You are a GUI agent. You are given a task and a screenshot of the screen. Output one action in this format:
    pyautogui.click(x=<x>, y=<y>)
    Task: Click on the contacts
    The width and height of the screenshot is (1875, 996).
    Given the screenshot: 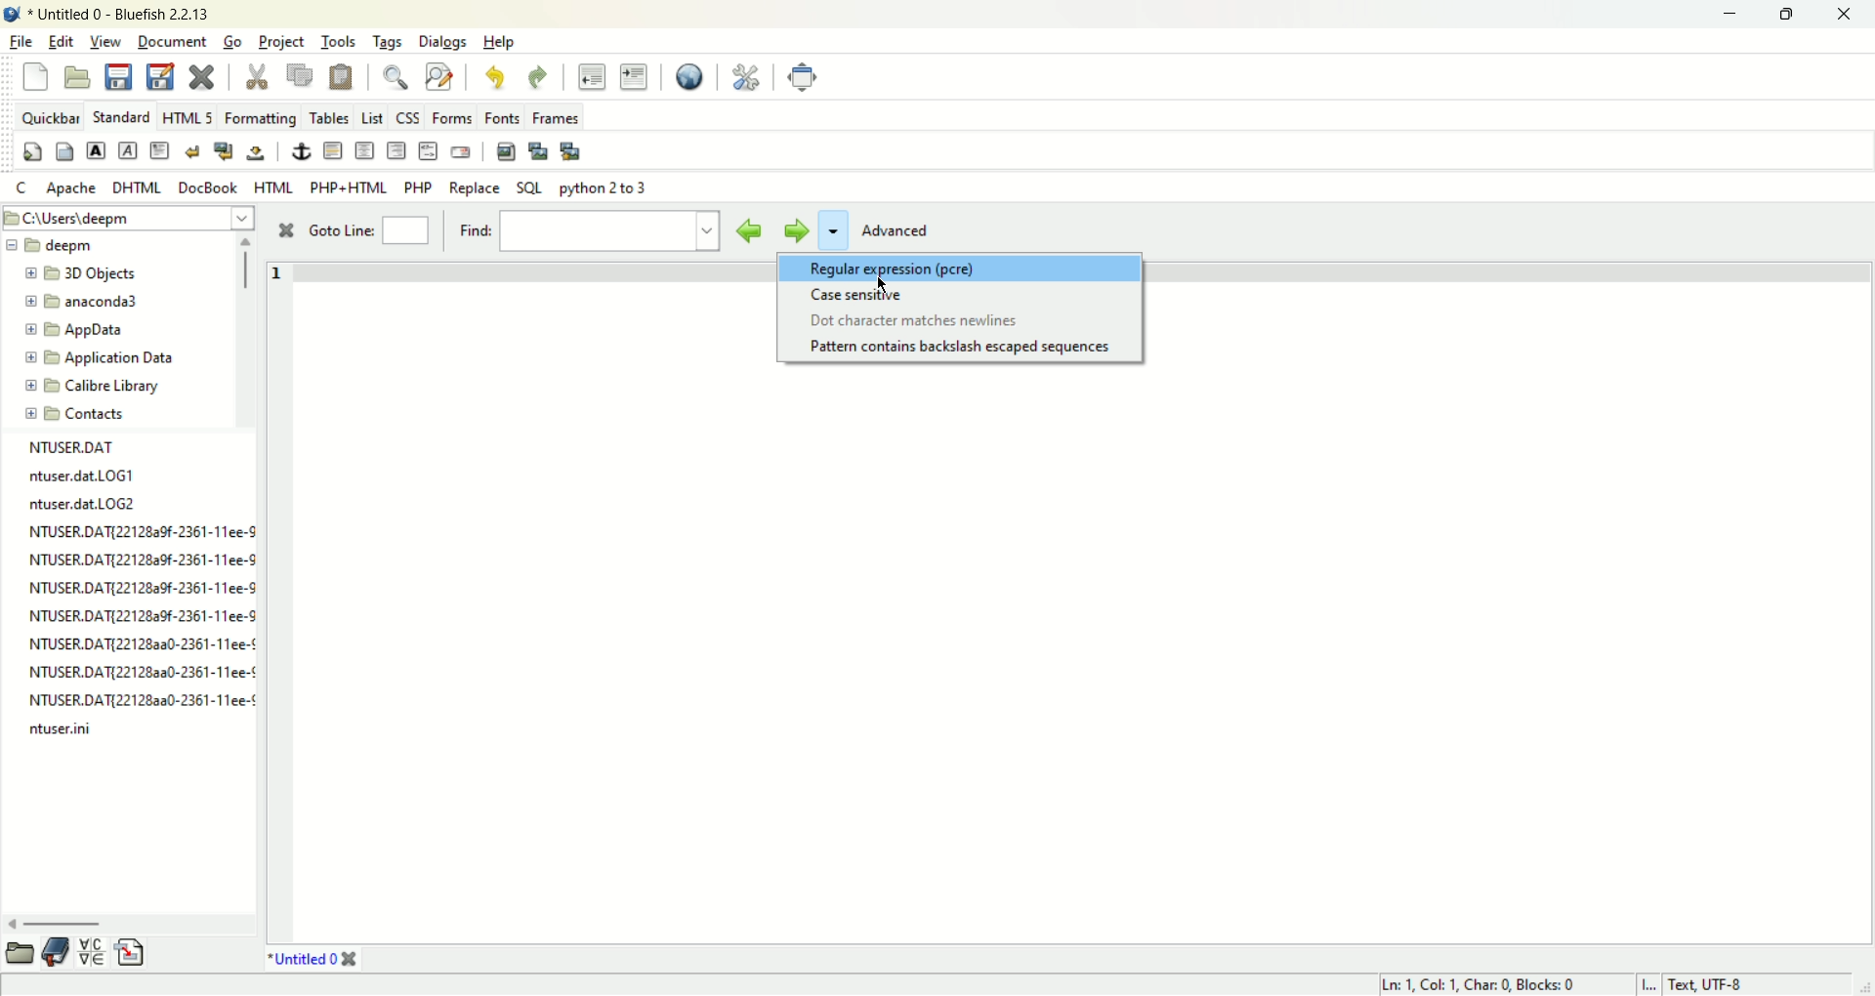 What is the action you would take?
    pyautogui.click(x=75, y=414)
    